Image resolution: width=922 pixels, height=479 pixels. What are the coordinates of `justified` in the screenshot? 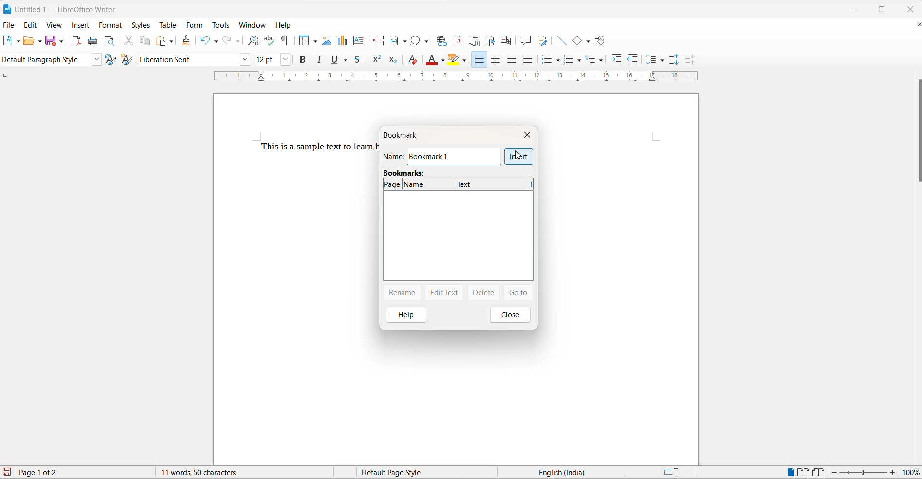 It's located at (527, 59).